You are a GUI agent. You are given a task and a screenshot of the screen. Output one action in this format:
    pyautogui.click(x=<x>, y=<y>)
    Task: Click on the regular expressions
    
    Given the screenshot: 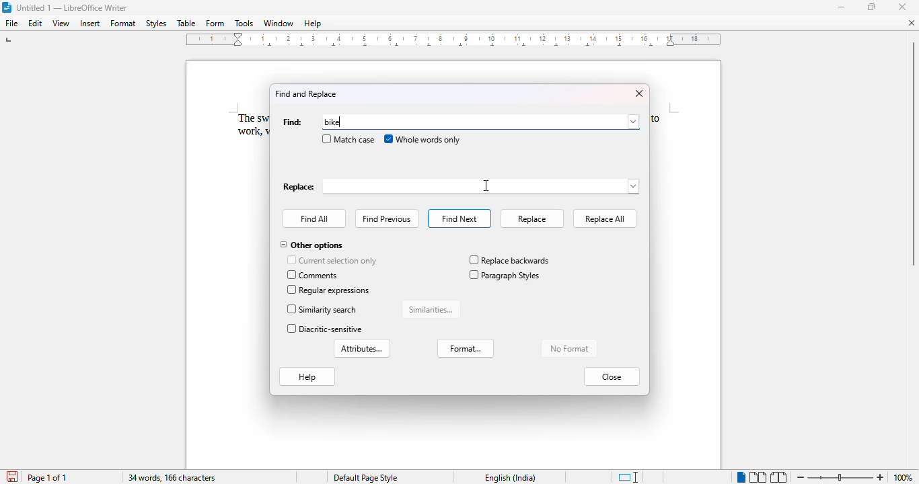 What is the action you would take?
    pyautogui.click(x=330, y=290)
    